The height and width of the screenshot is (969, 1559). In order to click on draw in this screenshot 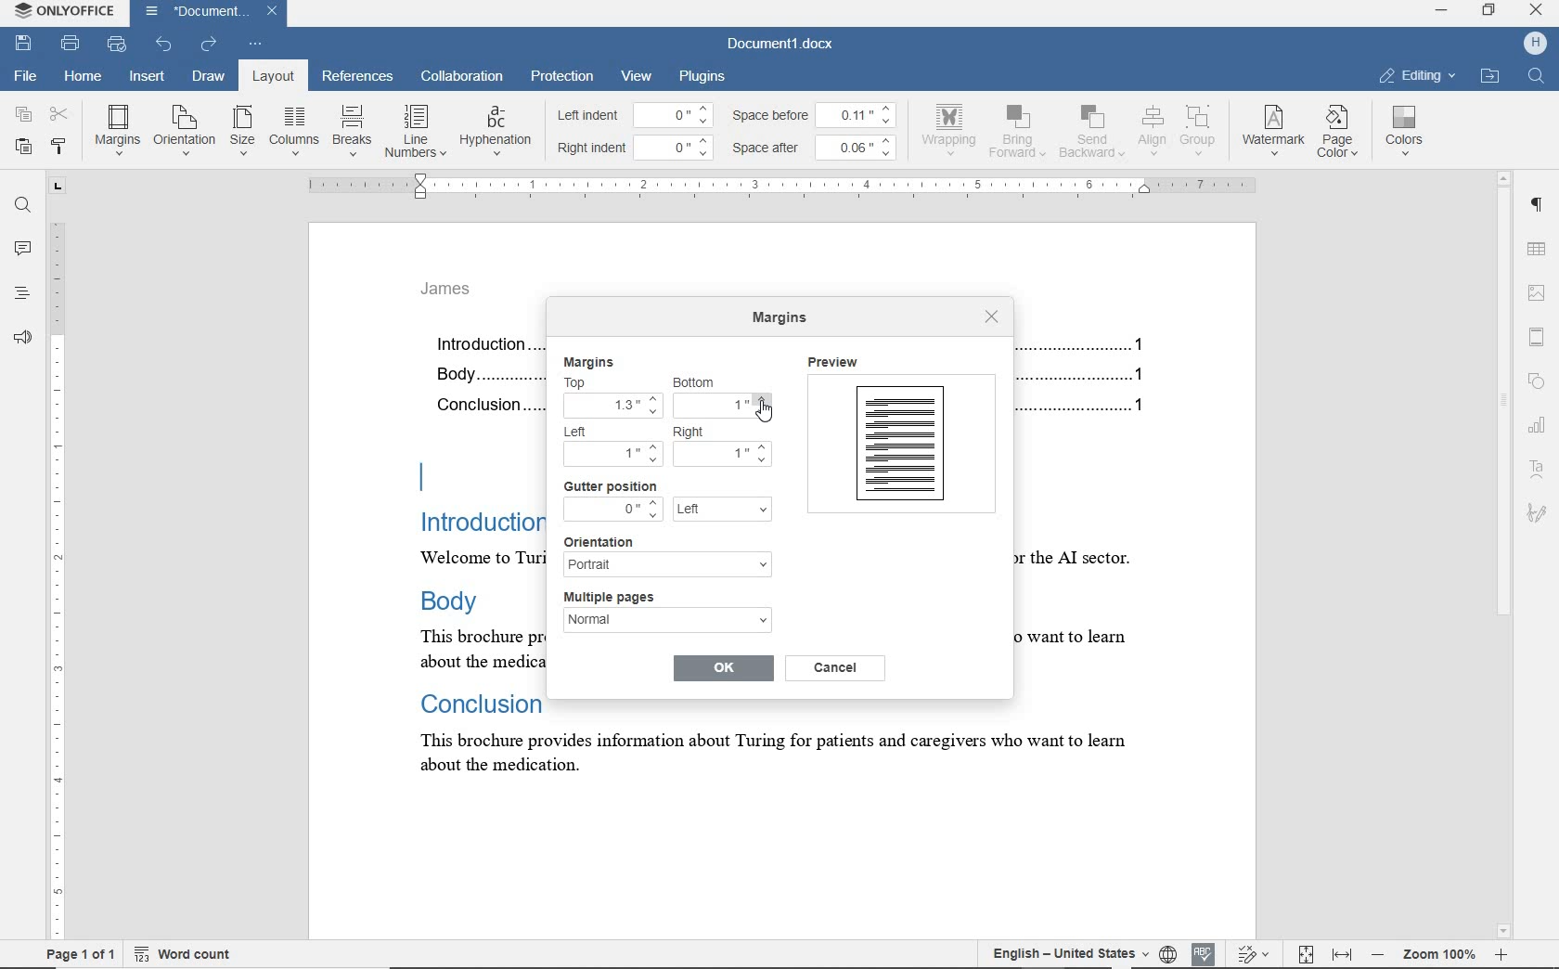, I will do `click(209, 75)`.